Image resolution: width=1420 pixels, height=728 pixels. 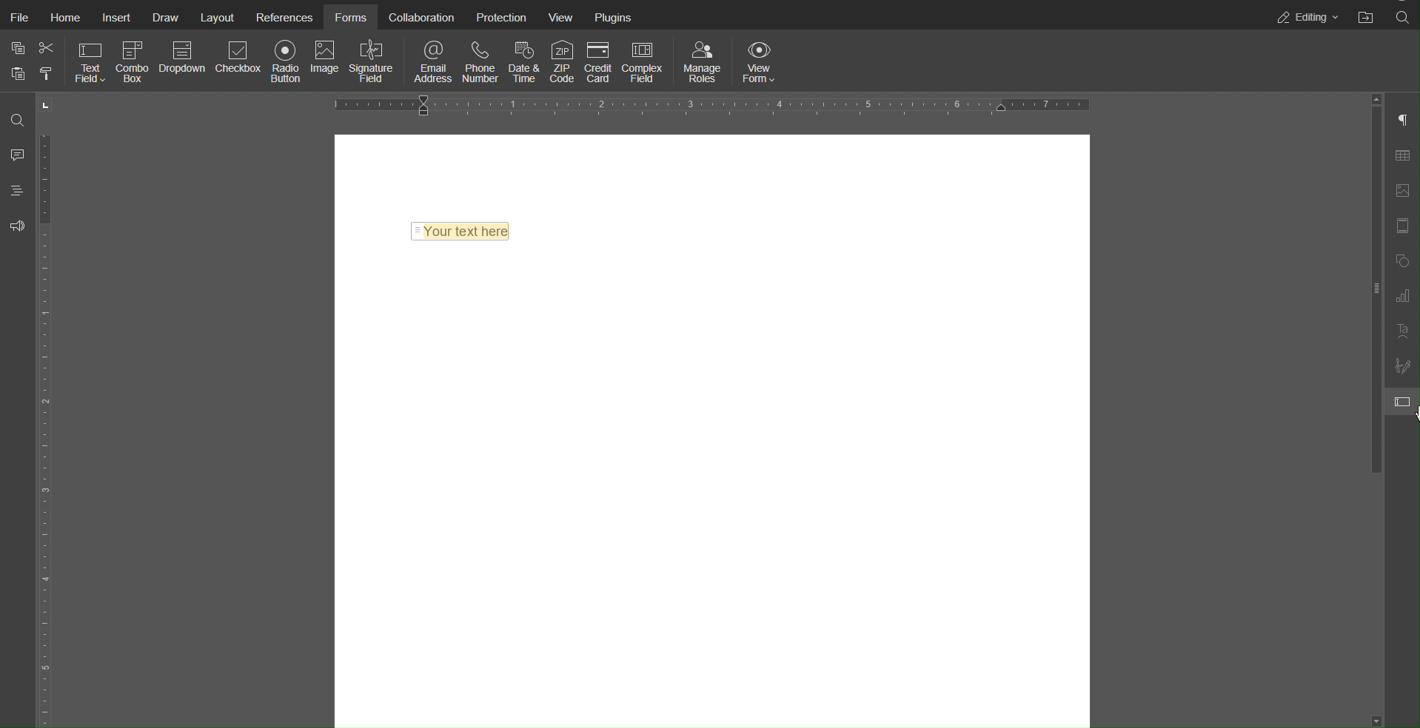 What do you see at coordinates (703, 61) in the screenshot?
I see `Manage Roles` at bounding box center [703, 61].